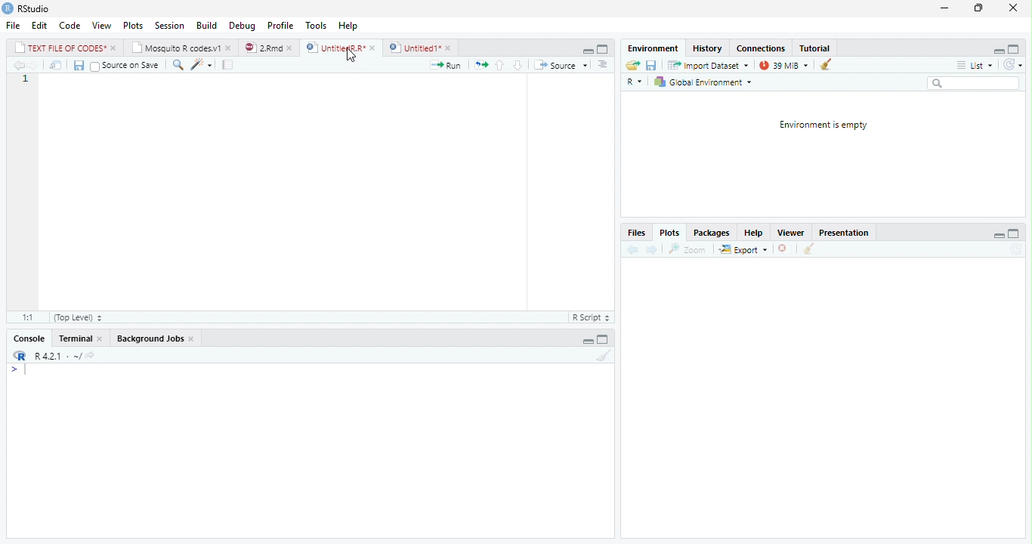 The image size is (1032, 544). What do you see at coordinates (341, 47) in the screenshot?
I see `UntitiedR.R* ` at bounding box center [341, 47].